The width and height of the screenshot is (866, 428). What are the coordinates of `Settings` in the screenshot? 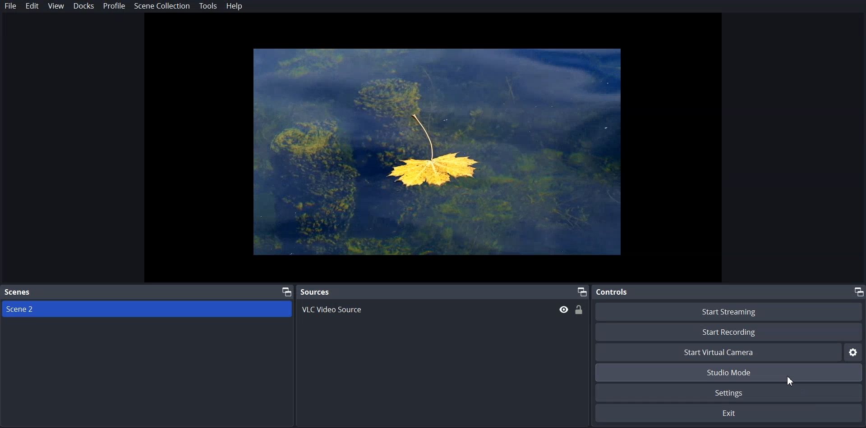 It's located at (730, 393).